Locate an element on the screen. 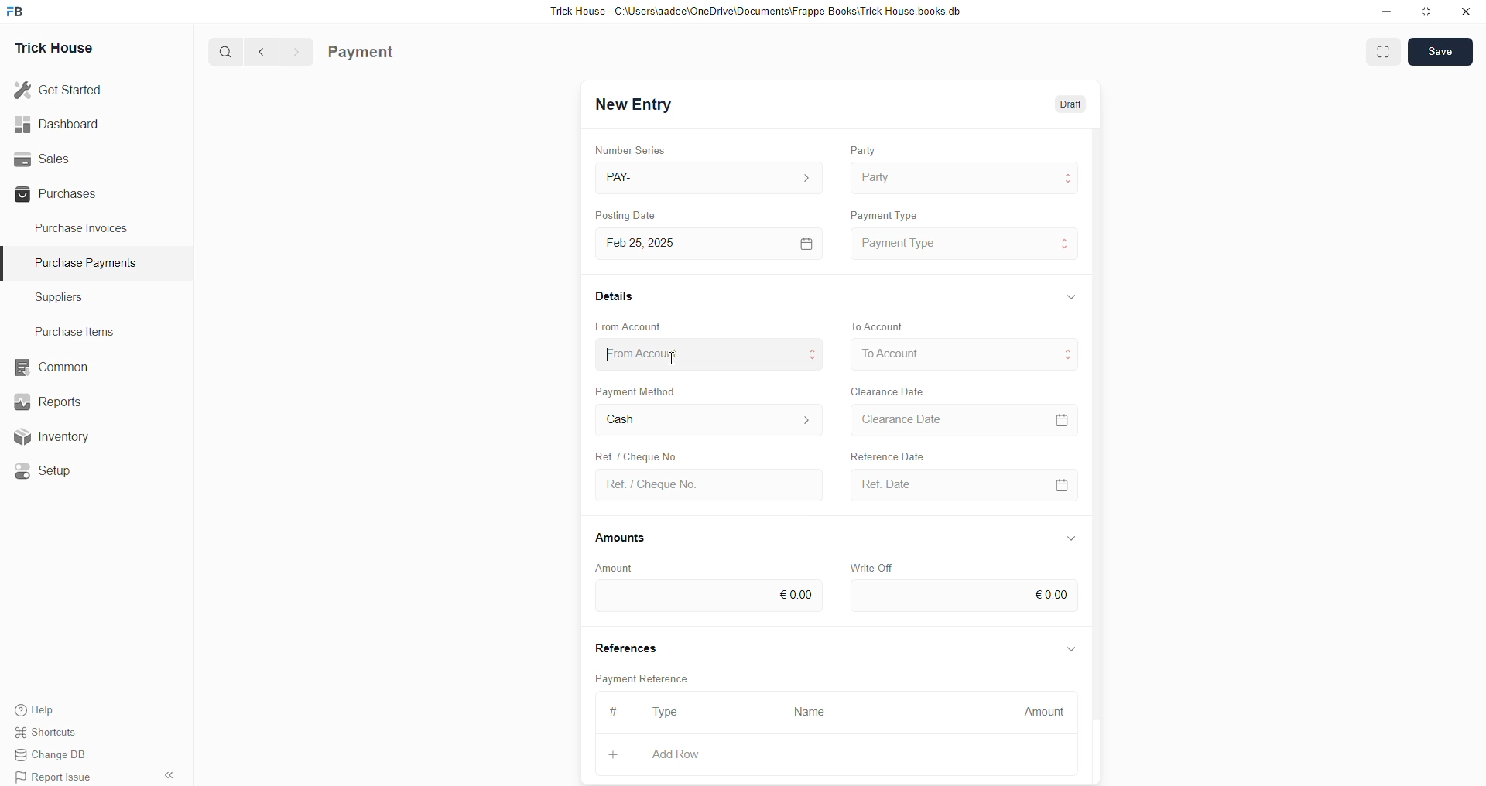 The height and width of the screenshot is (786, 1486). €0.00 is located at coordinates (796, 592).